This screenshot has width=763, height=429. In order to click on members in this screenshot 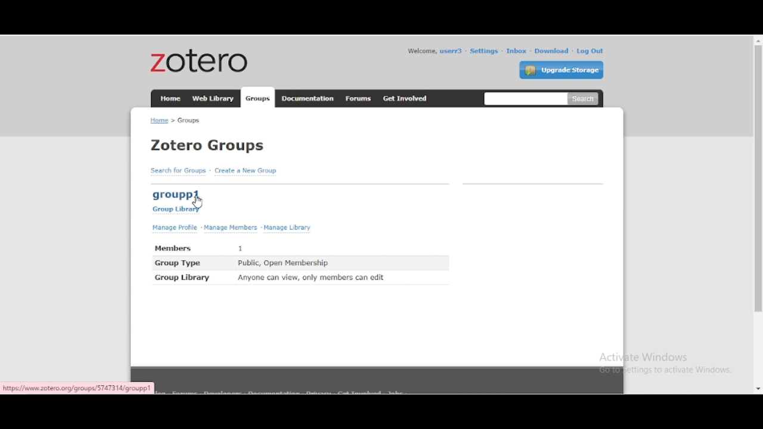, I will do `click(174, 248)`.